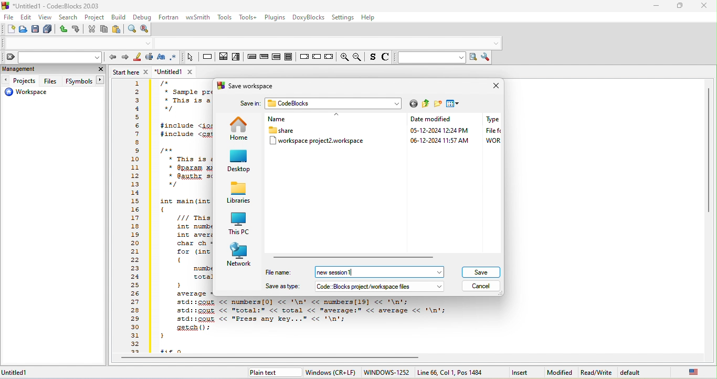 The width and height of the screenshot is (717, 379). Describe the element at coordinates (238, 127) in the screenshot. I see `home` at that location.